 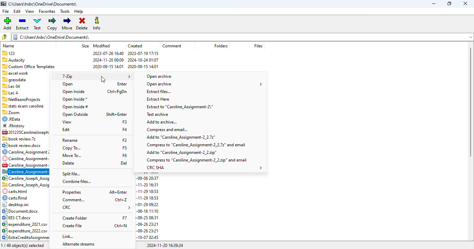 I want to click on CRC SHA, so click(x=205, y=168).